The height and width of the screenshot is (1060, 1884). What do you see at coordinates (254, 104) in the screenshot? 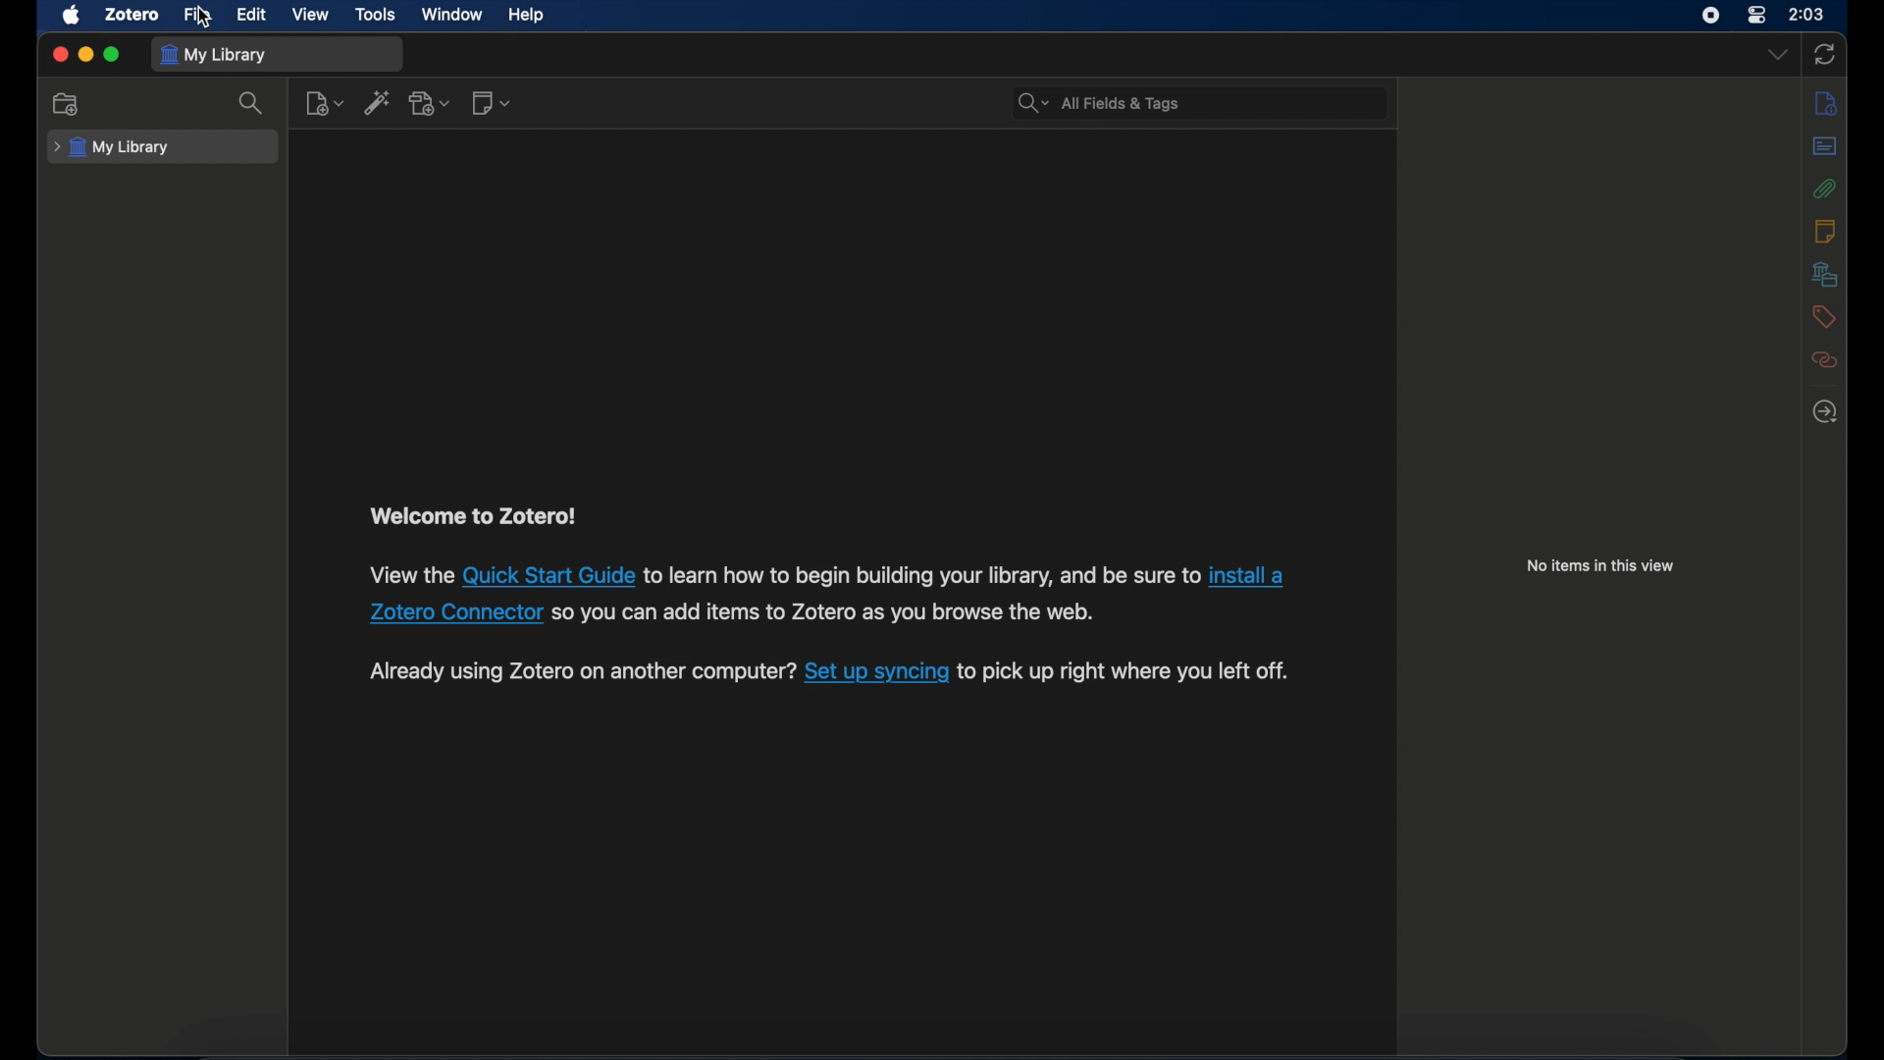
I see `search` at bounding box center [254, 104].